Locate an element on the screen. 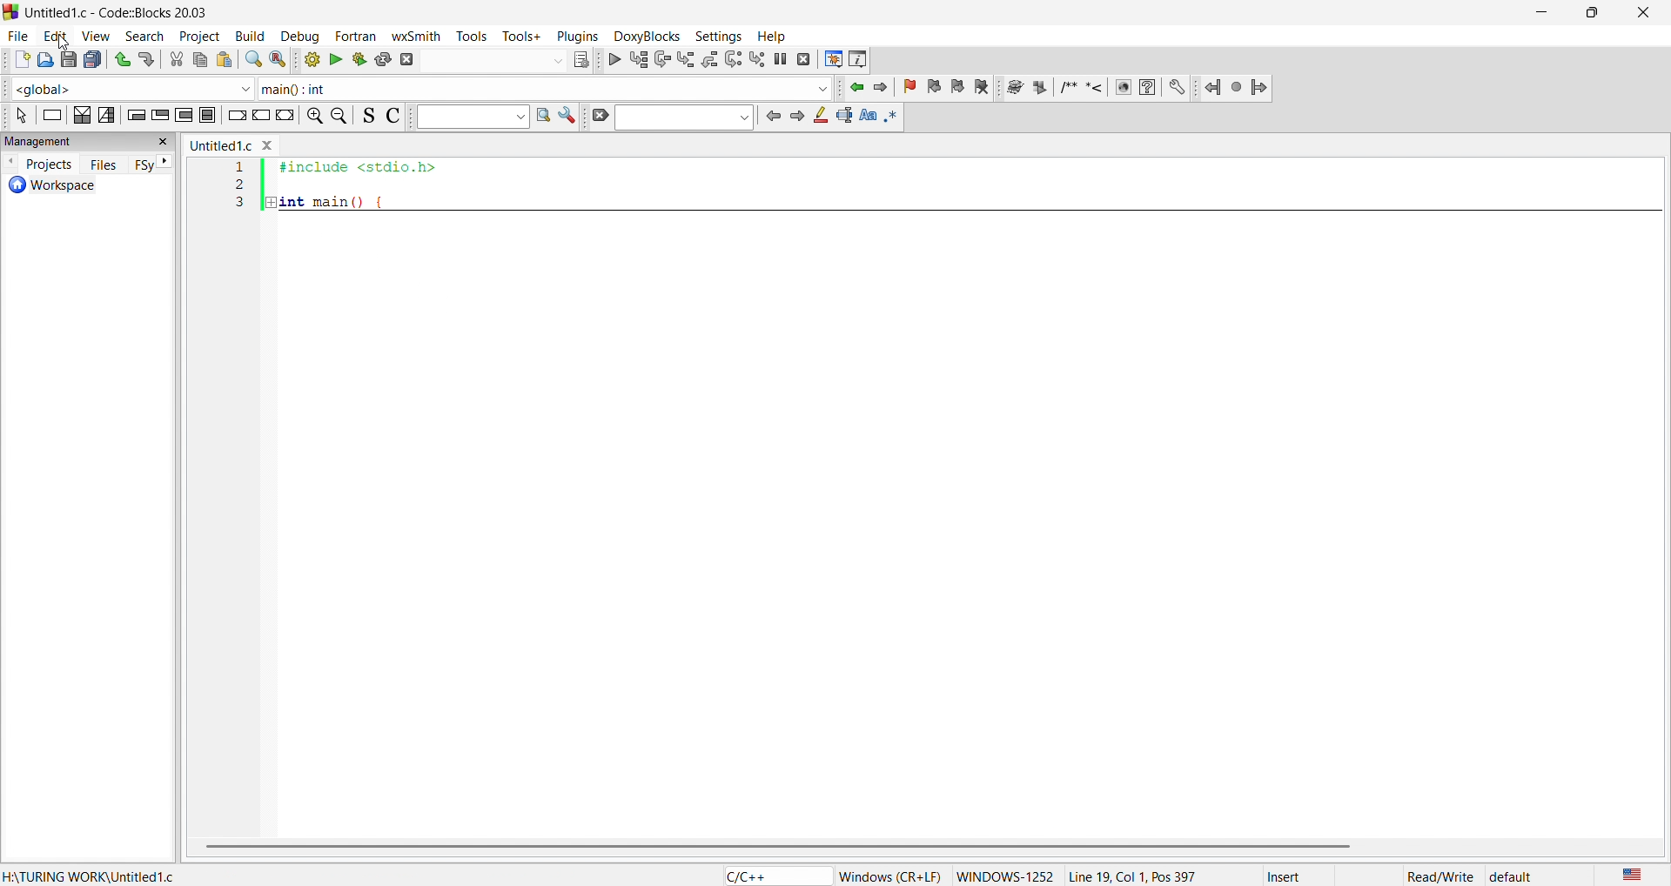 The width and height of the screenshot is (1671, 886). return instruction is located at coordinates (285, 117).